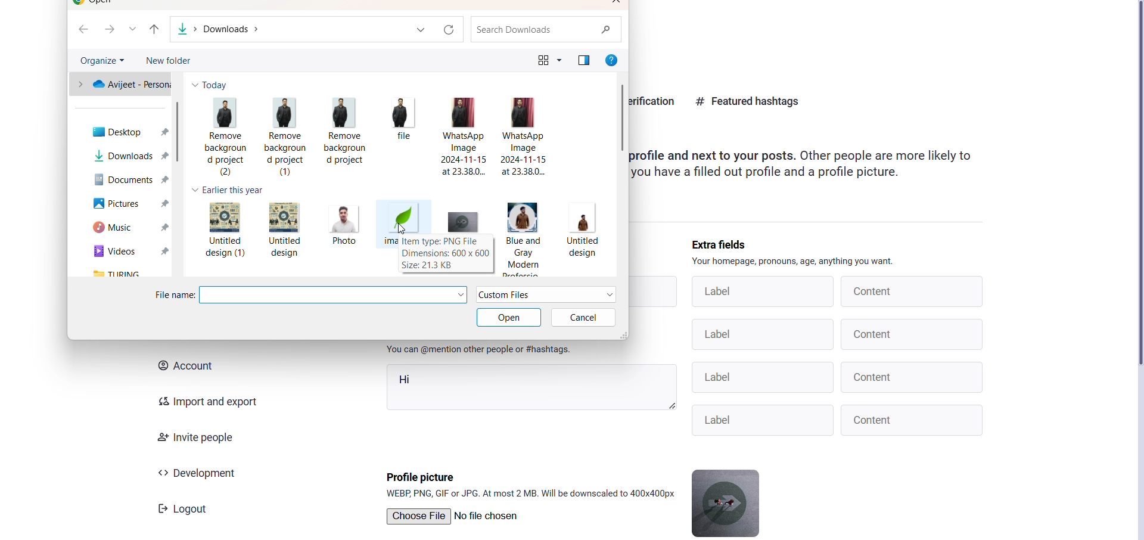 The image size is (1144, 540). I want to click on downloads, so click(128, 155).